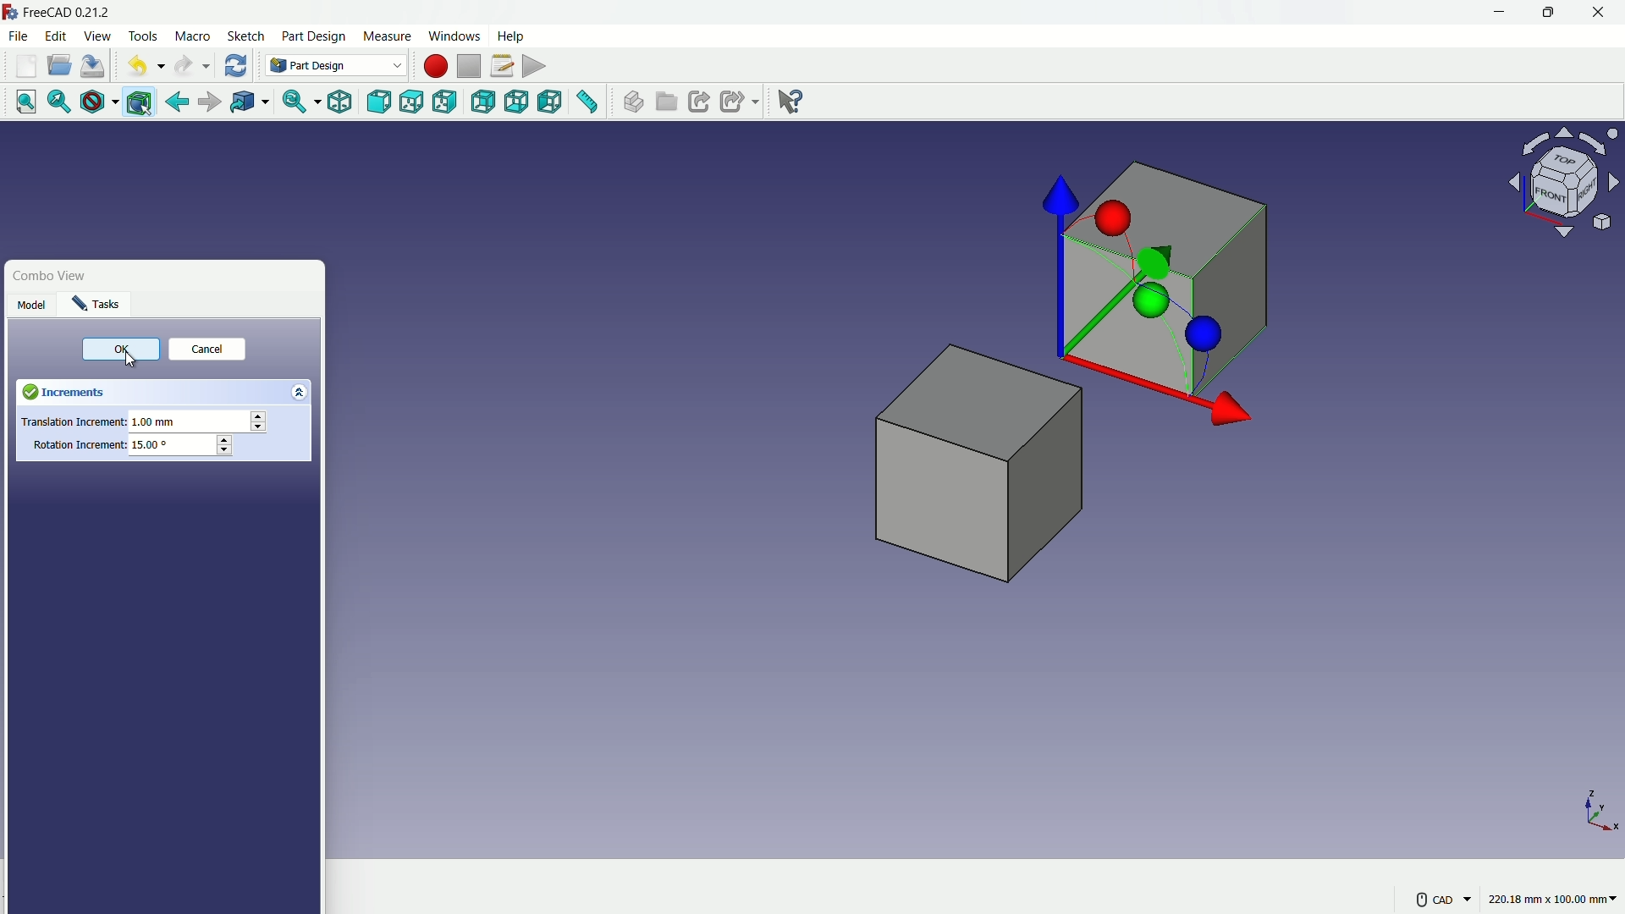  Describe the element at coordinates (55, 102) in the screenshot. I see `fit selection` at that location.